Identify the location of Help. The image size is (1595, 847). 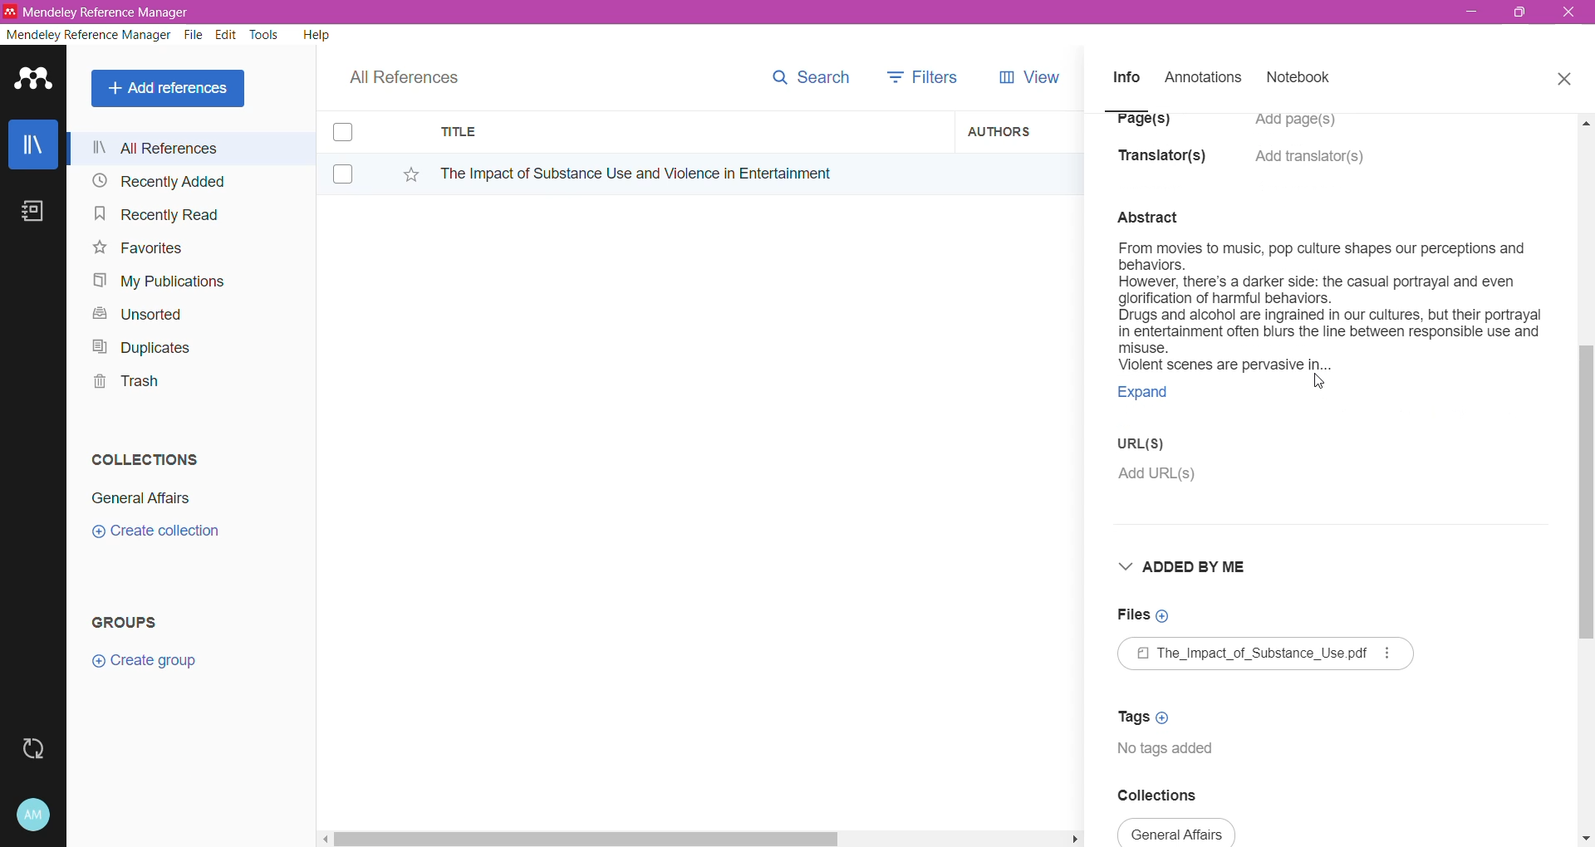
(315, 34).